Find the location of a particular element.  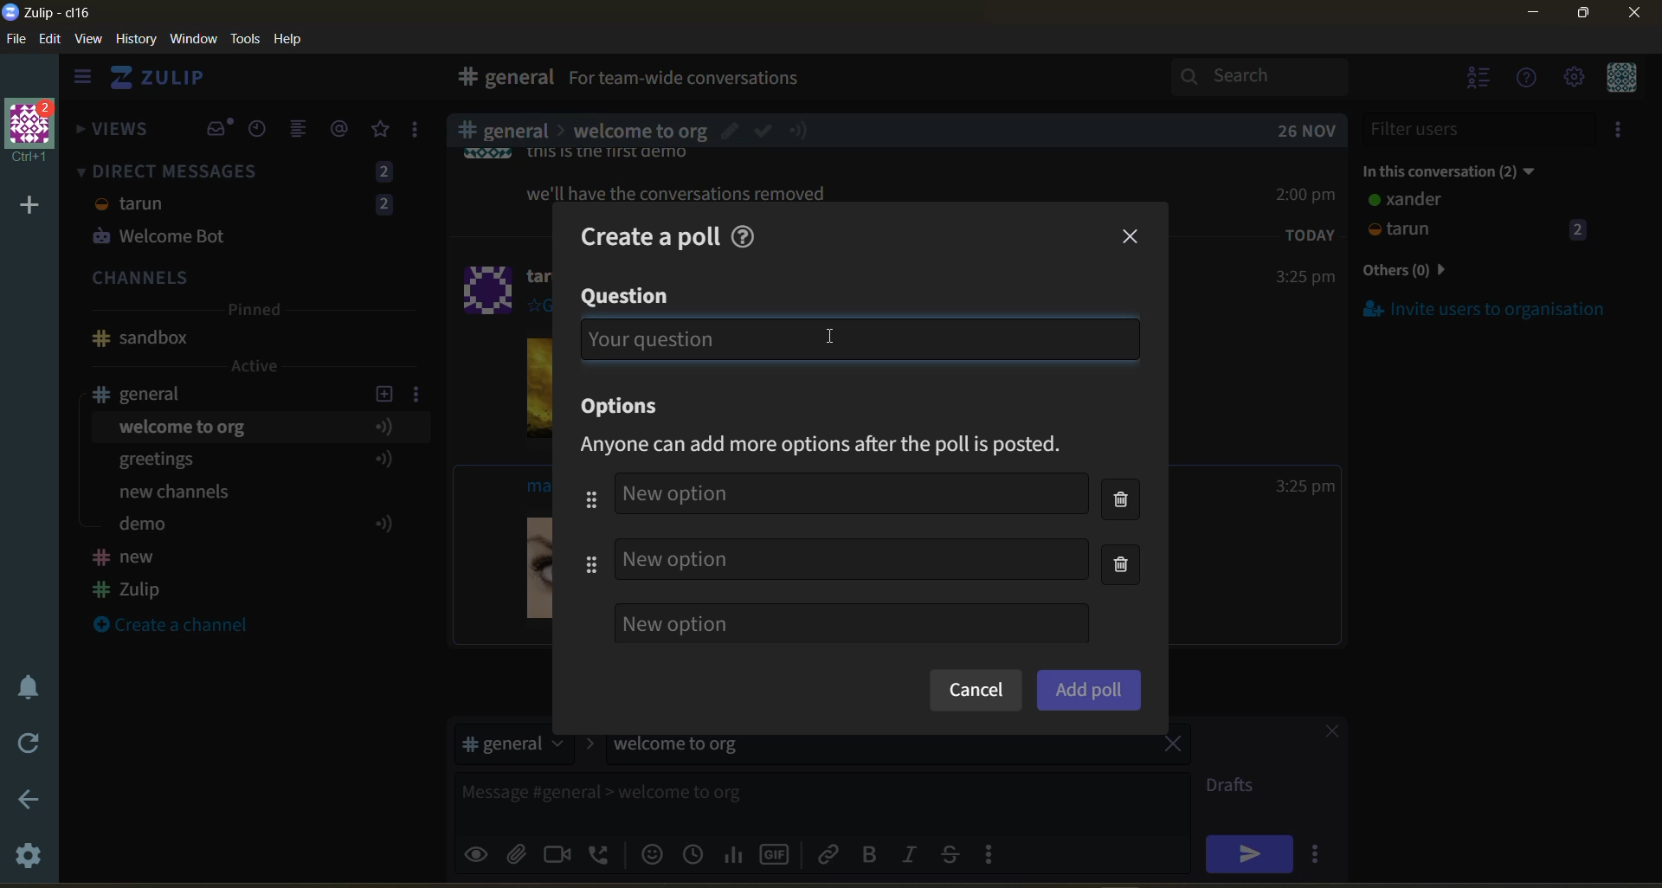

add new topic is located at coordinates (383, 391).